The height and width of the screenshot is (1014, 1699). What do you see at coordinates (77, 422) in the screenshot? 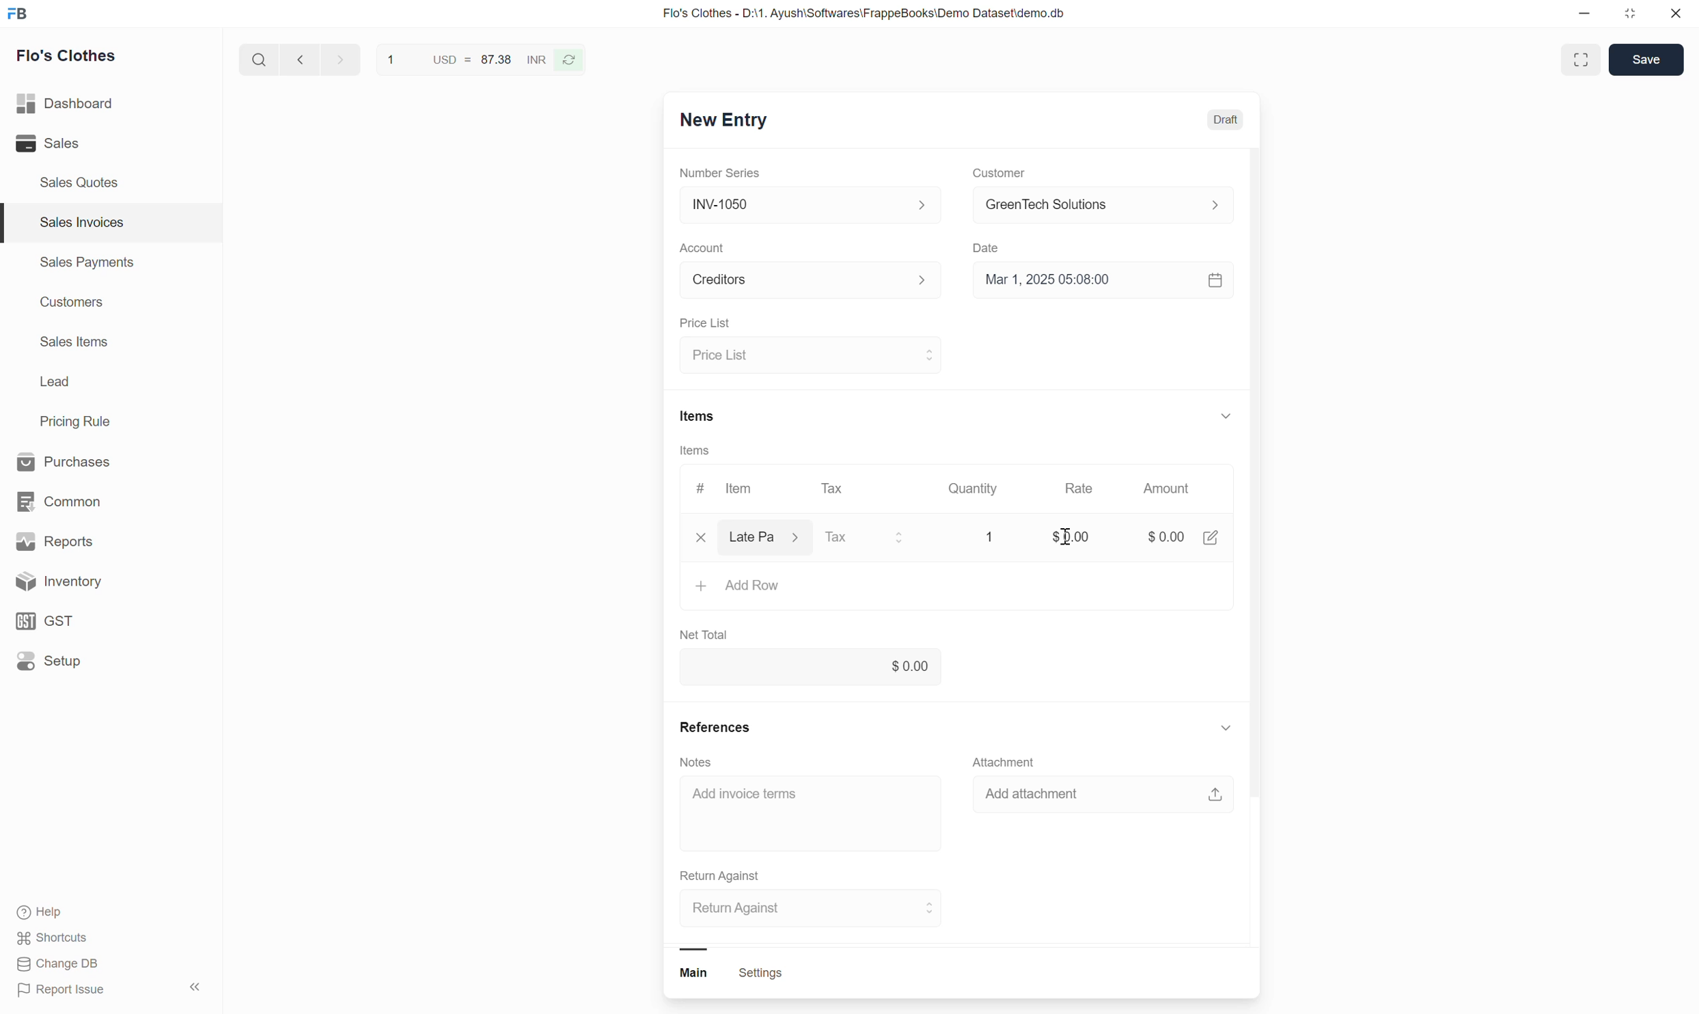
I see `Pricing Rule` at bounding box center [77, 422].